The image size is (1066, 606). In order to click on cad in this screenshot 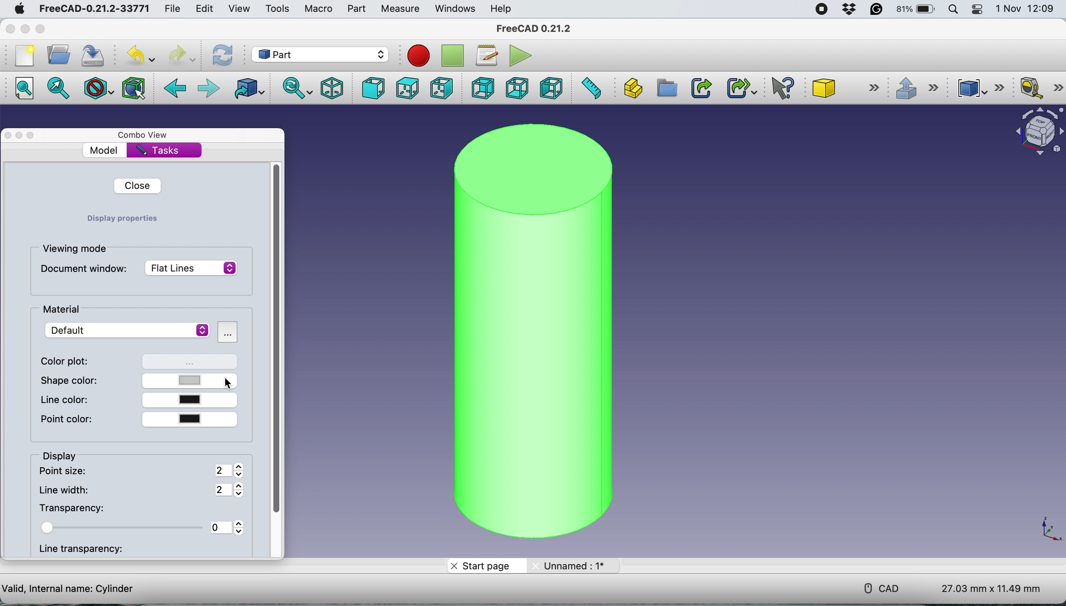, I will do `click(882, 587)`.